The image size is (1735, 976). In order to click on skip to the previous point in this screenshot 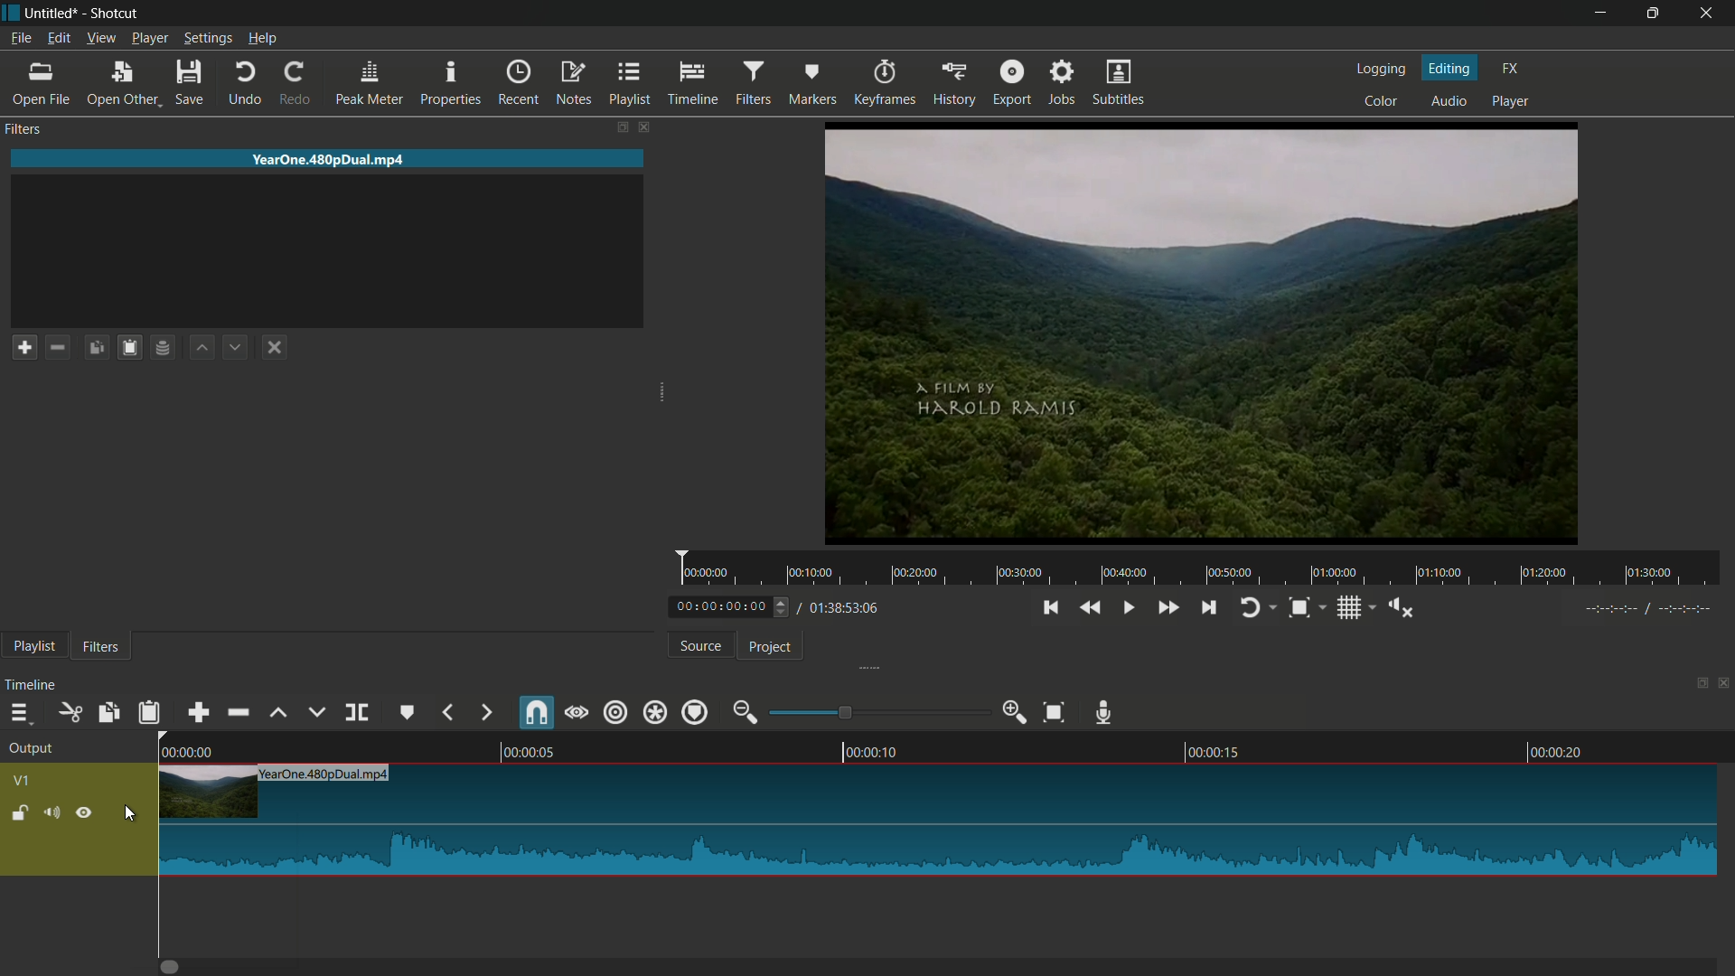, I will do `click(1054, 605)`.